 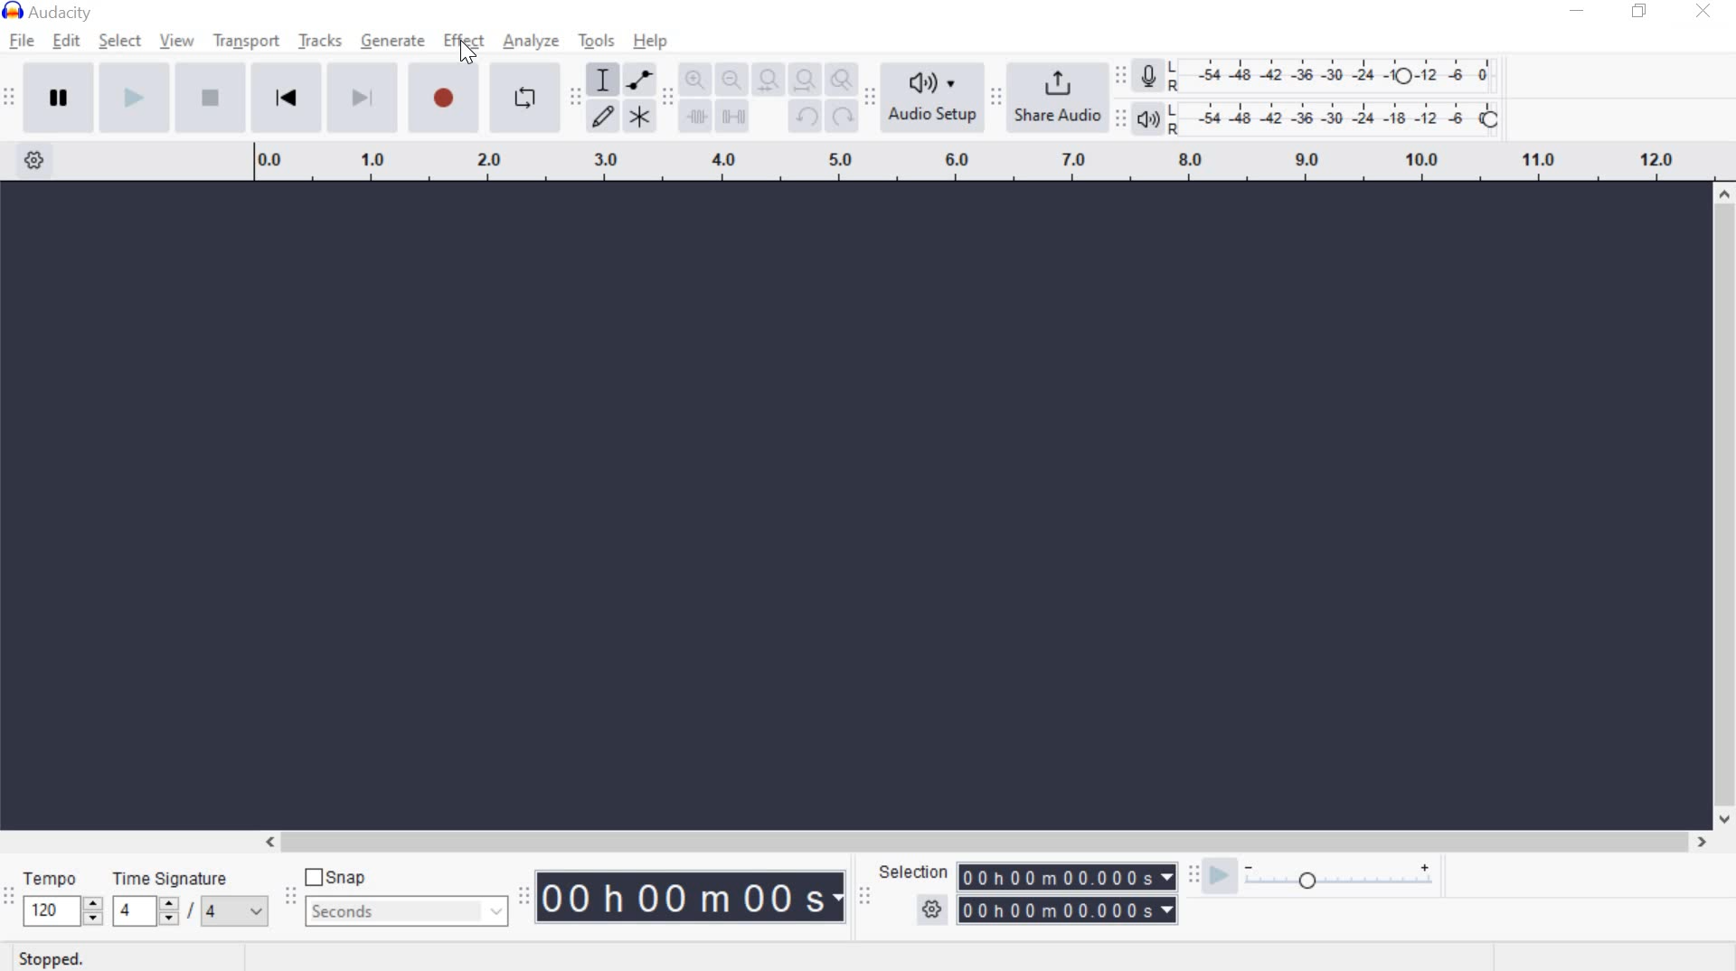 I want to click on transport, so click(x=249, y=43).